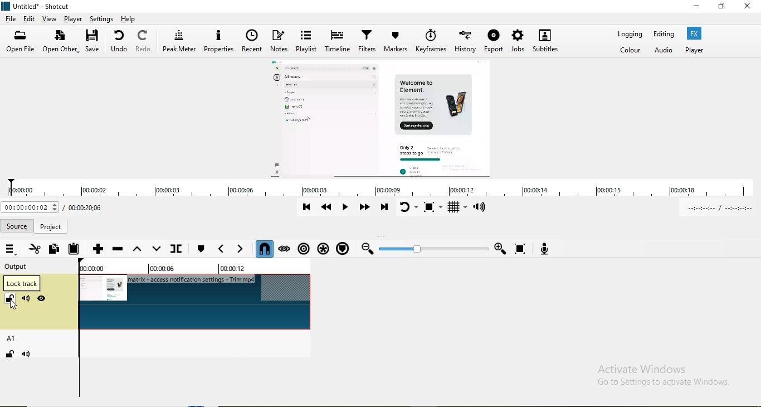 This screenshot has width=761, height=407. Describe the element at coordinates (129, 19) in the screenshot. I see `help` at that location.